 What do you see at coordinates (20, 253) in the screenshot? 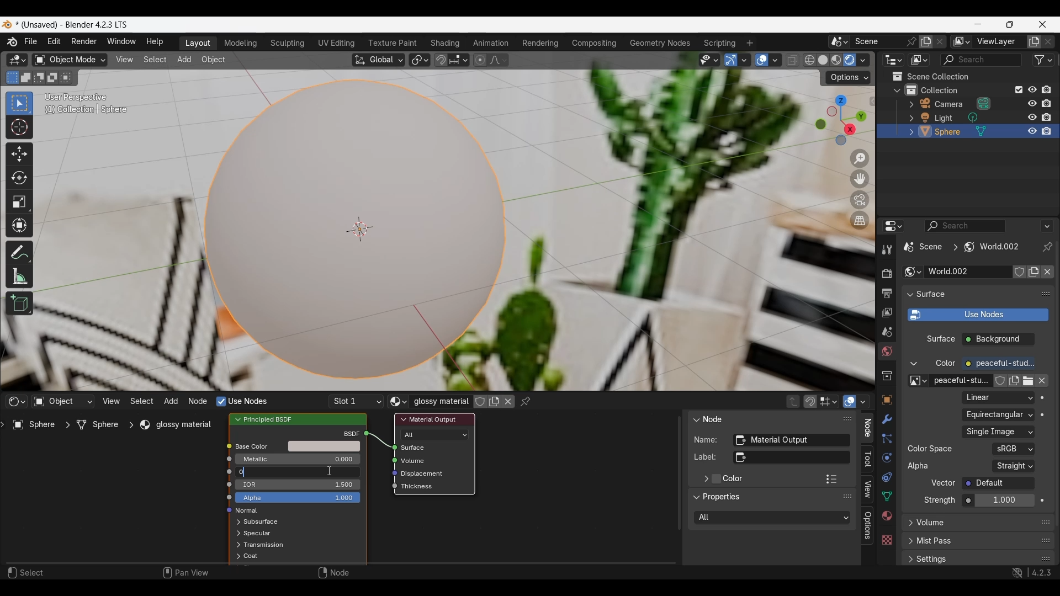
I see `Annotate` at bounding box center [20, 253].